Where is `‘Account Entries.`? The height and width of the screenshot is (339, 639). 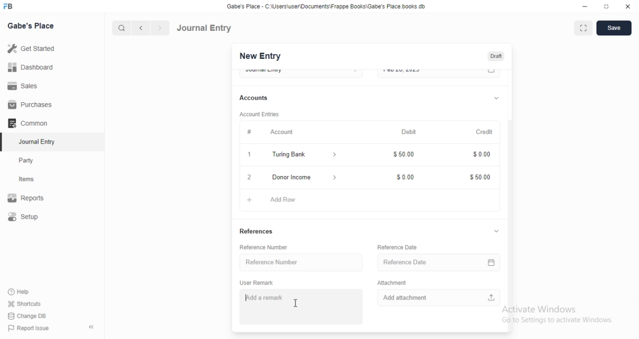
‘Account Entries. is located at coordinates (261, 116).